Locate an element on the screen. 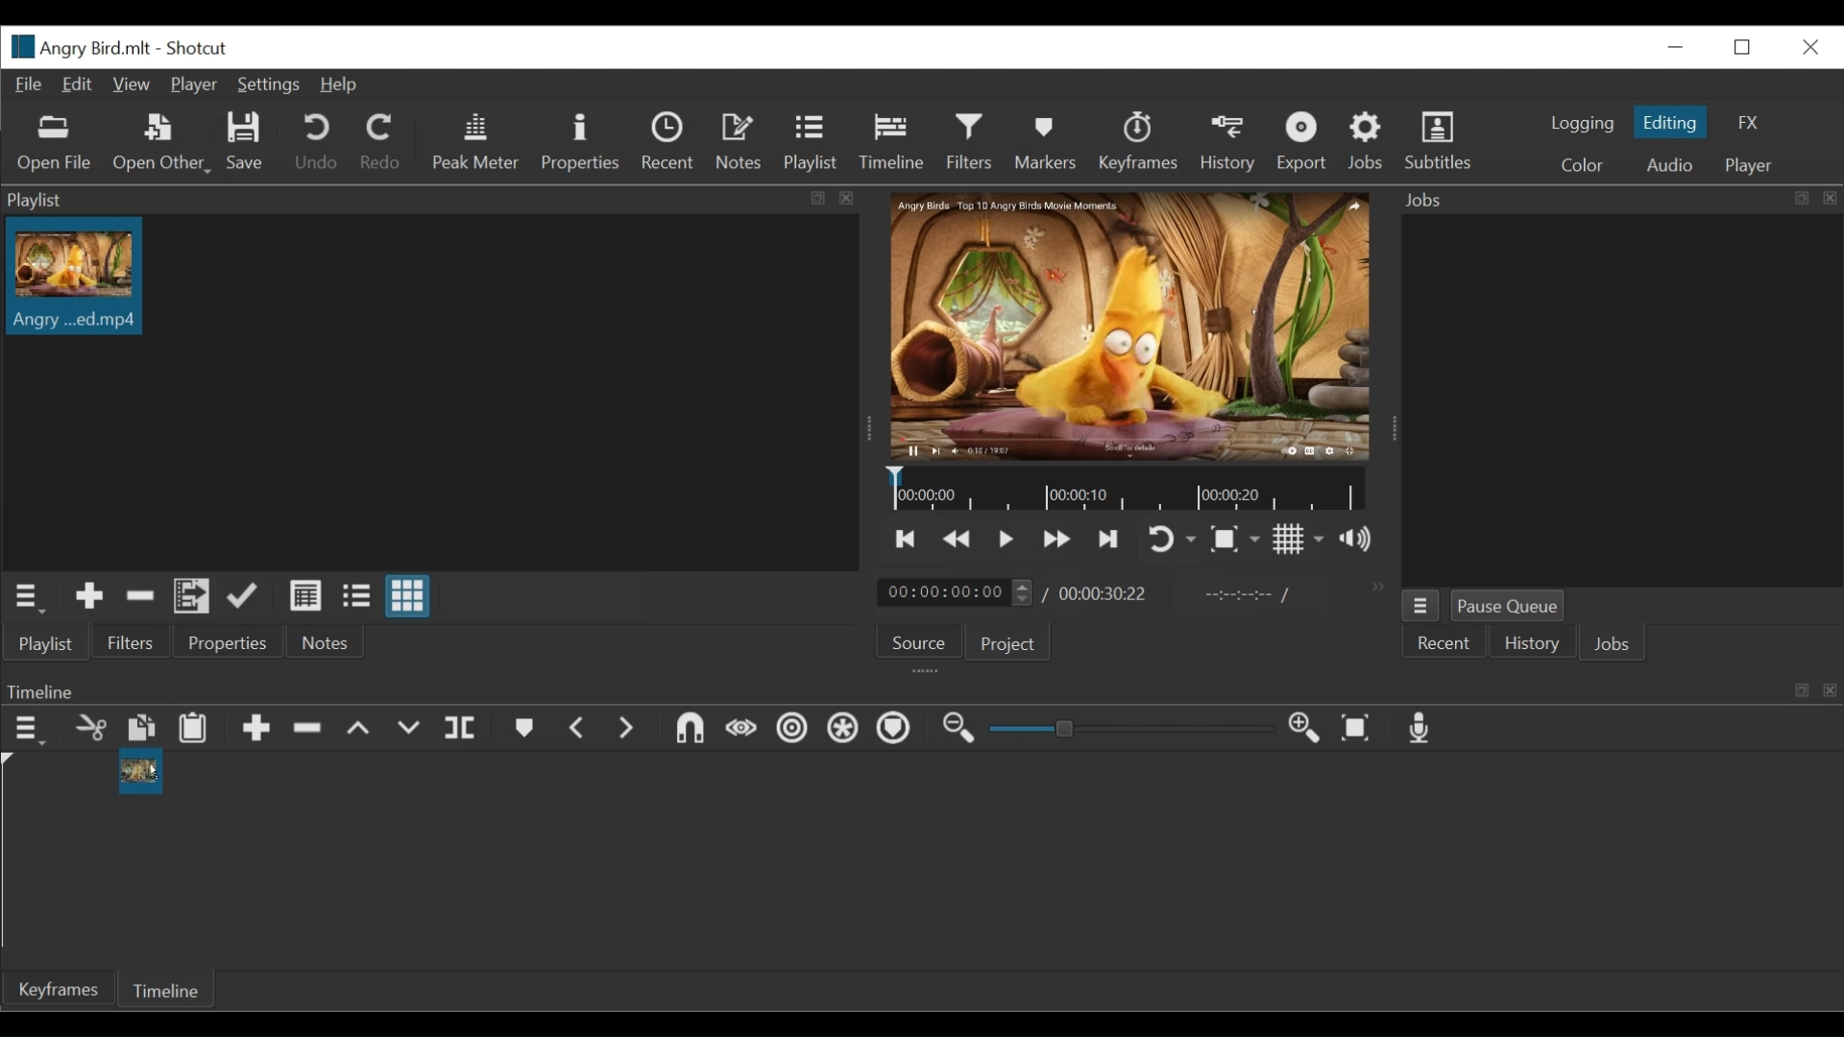 The image size is (1844, 1037). Jobs is located at coordinates (1369, 141).